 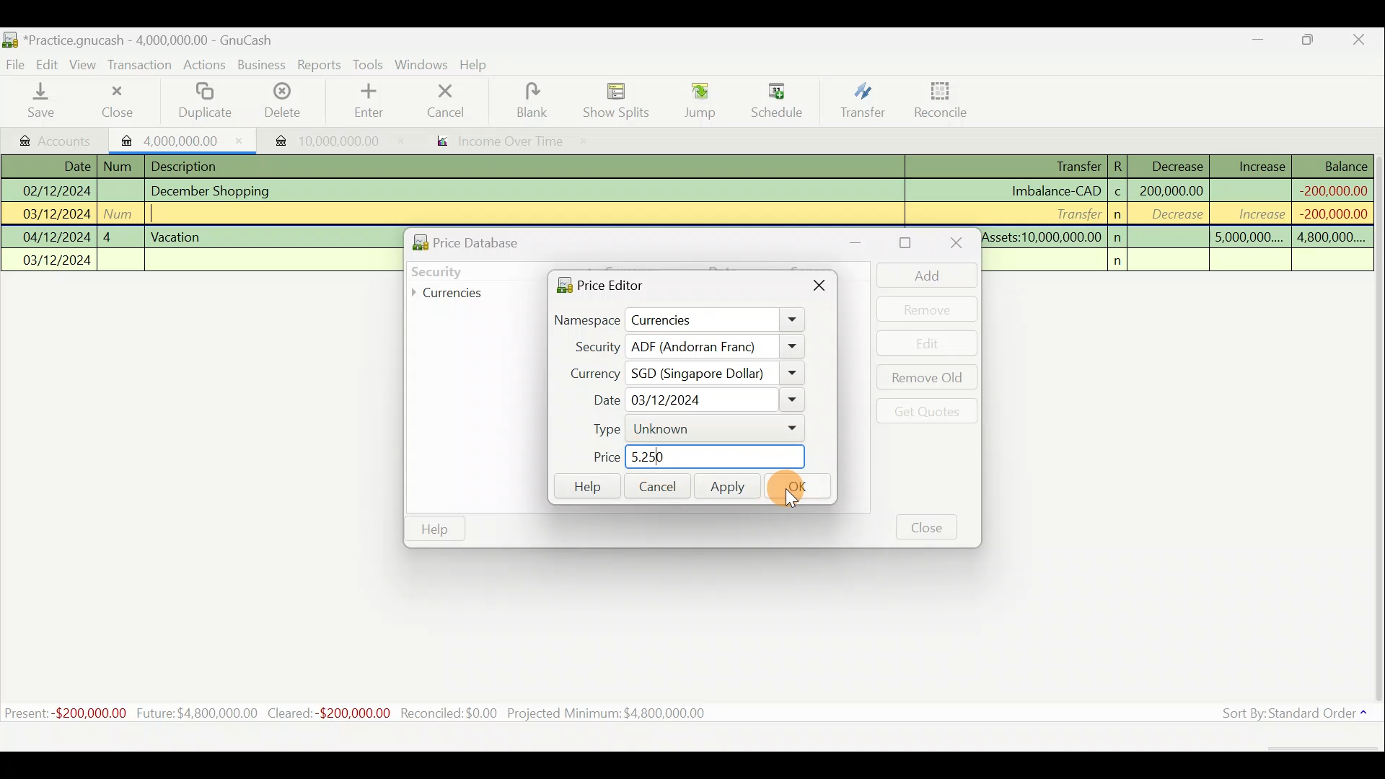 I want to click on Get quotes, so click(x=924, y=410).